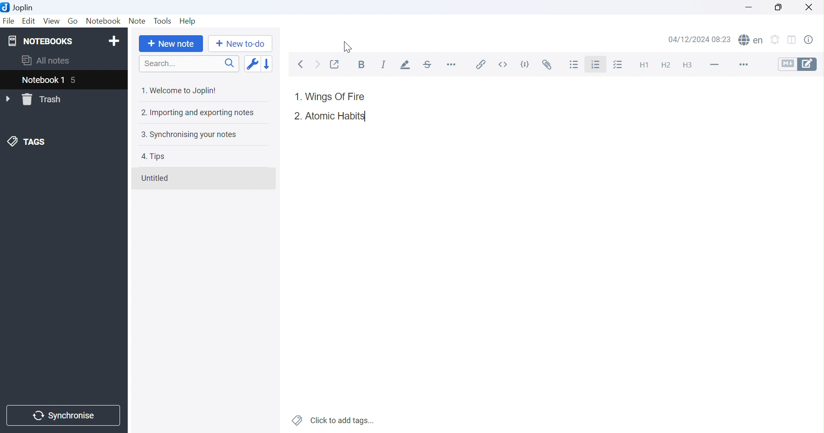 The image size is (824, 433). Describe the element at coordinates (812, 39) in the screenshot. I see `Note properties` at that location.